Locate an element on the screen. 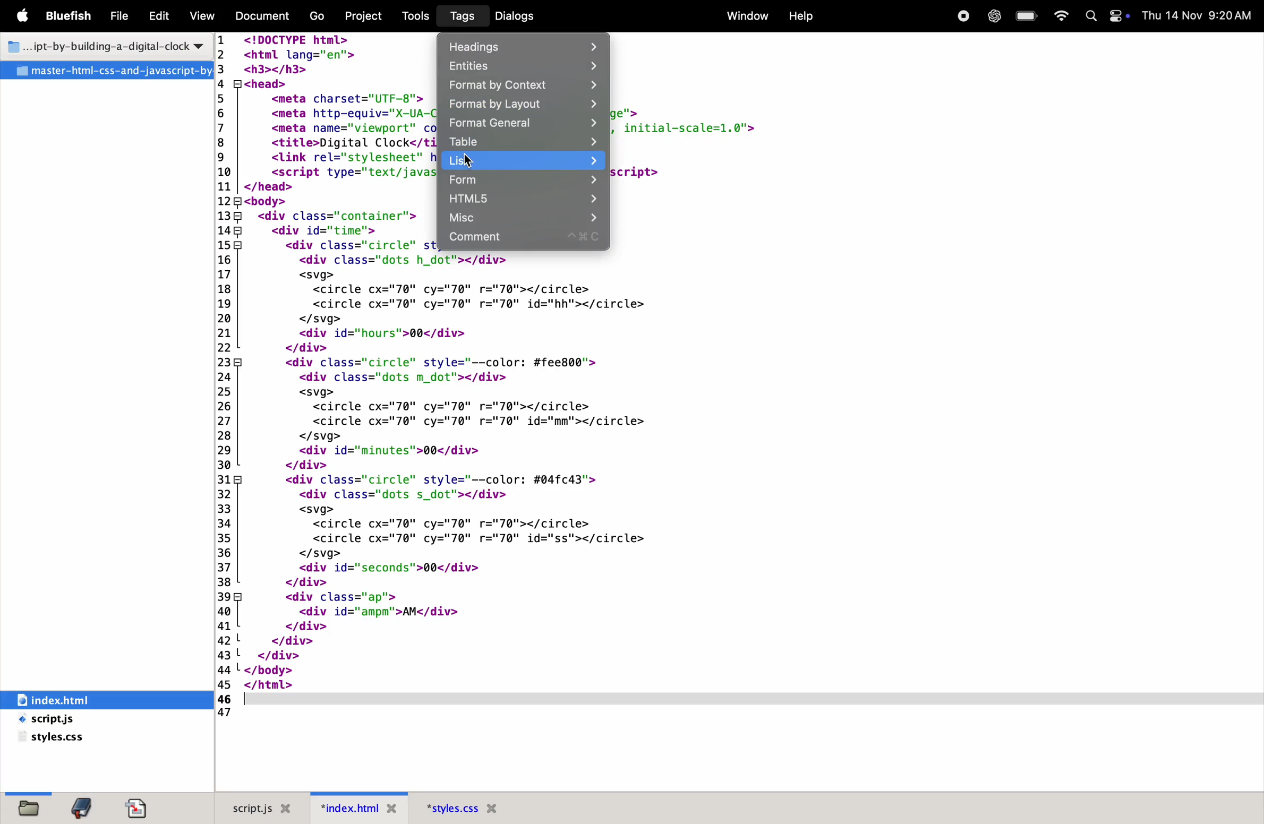  cursor is located at coordinates (468, 161).